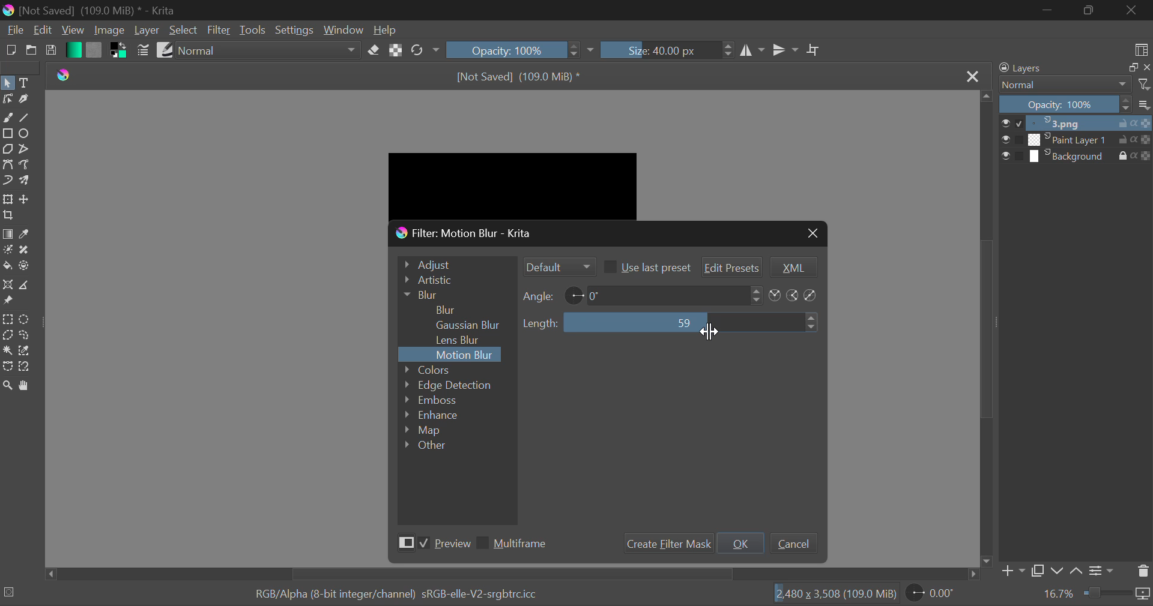 This screenshot has width=1153, height=606. Describe the element at coordinates (682, 322) in the screenshot. I see `59` at that location.